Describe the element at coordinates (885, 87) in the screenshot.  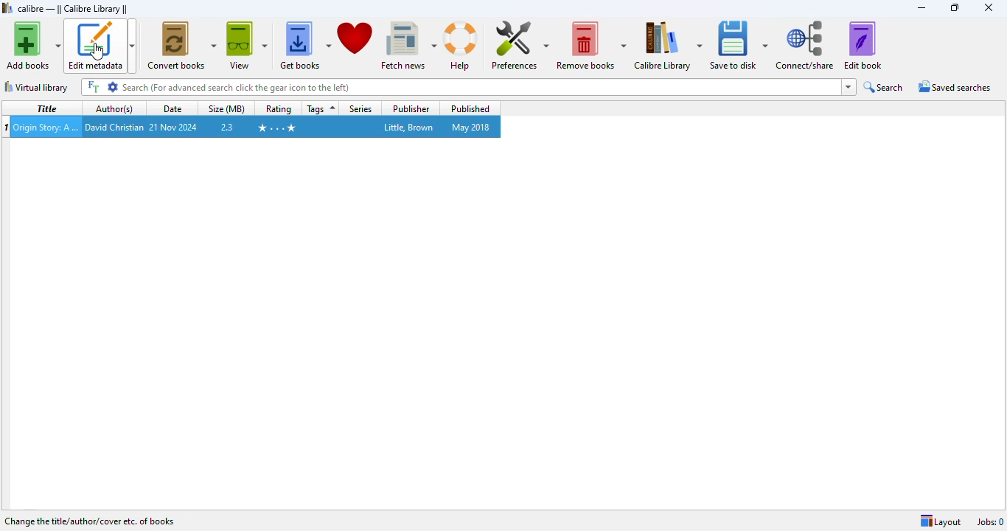
I see `search` at that location.